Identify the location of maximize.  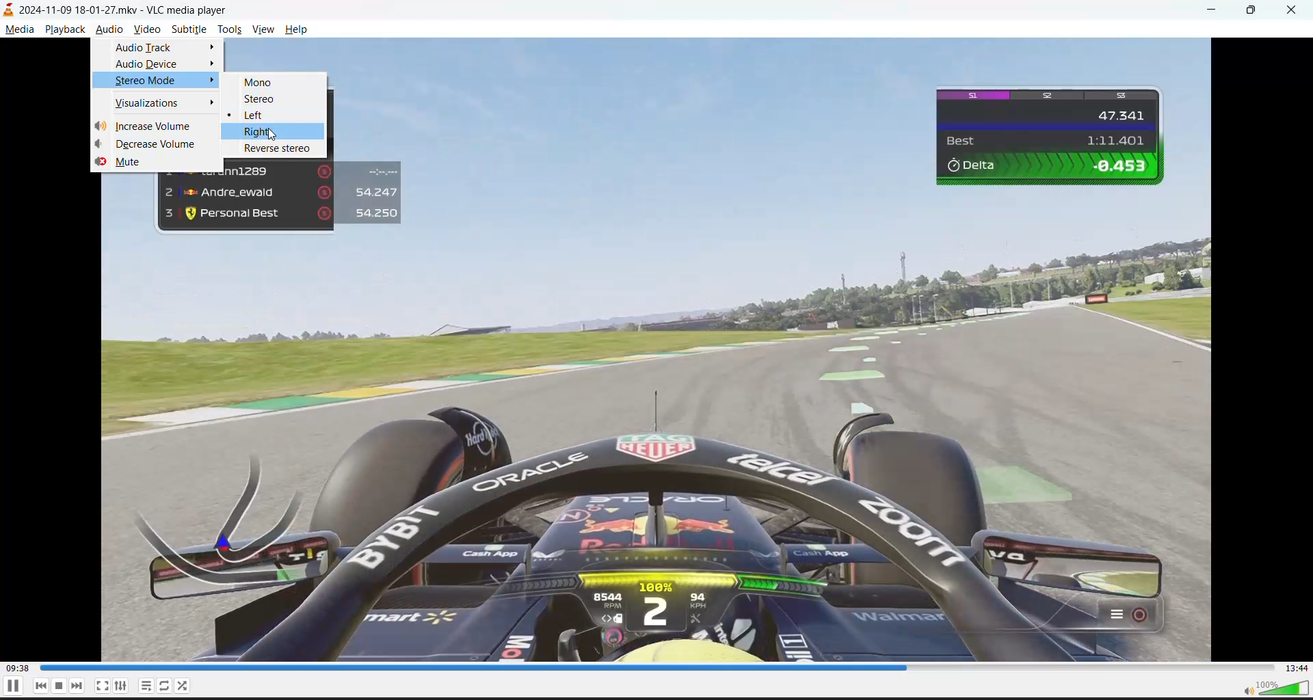
(1255, 12).